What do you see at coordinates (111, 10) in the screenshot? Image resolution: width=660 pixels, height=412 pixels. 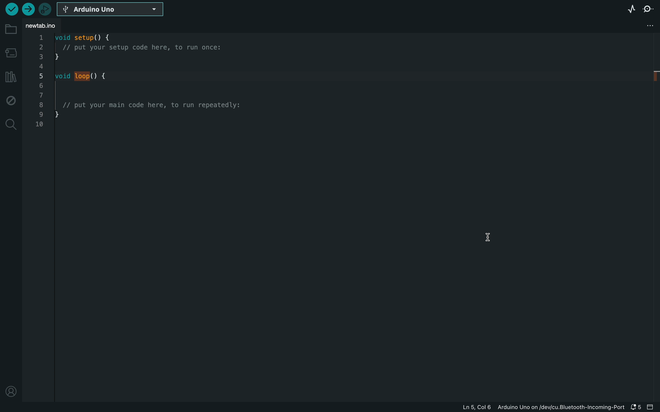 I see `board selecter` at bounding box center [111, 10].